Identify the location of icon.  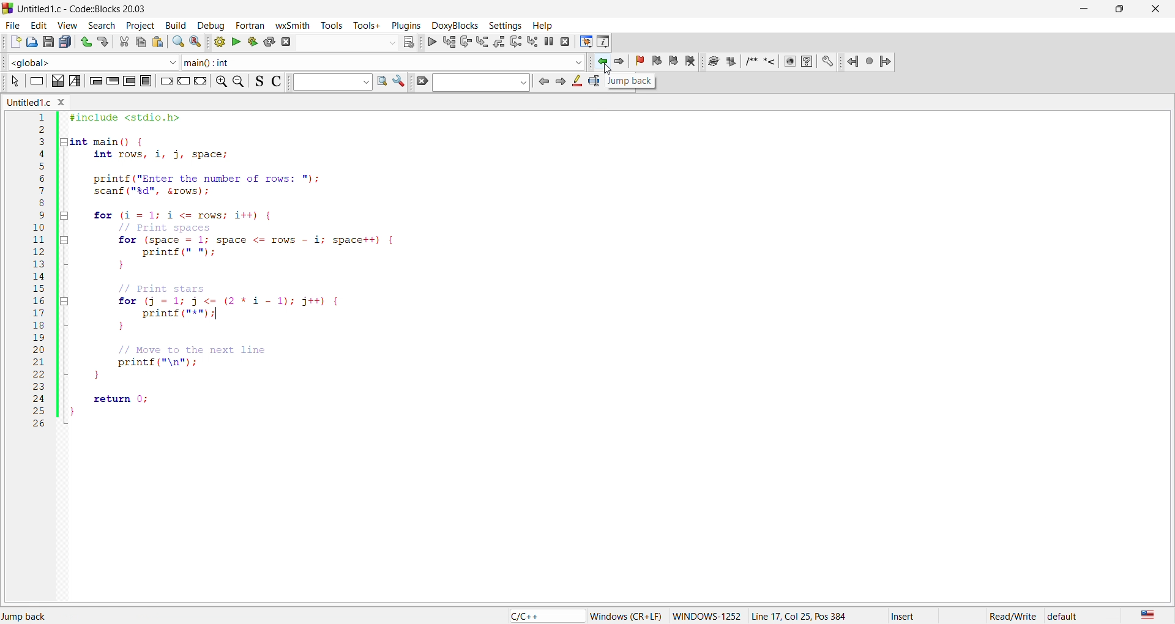
(163, 80).